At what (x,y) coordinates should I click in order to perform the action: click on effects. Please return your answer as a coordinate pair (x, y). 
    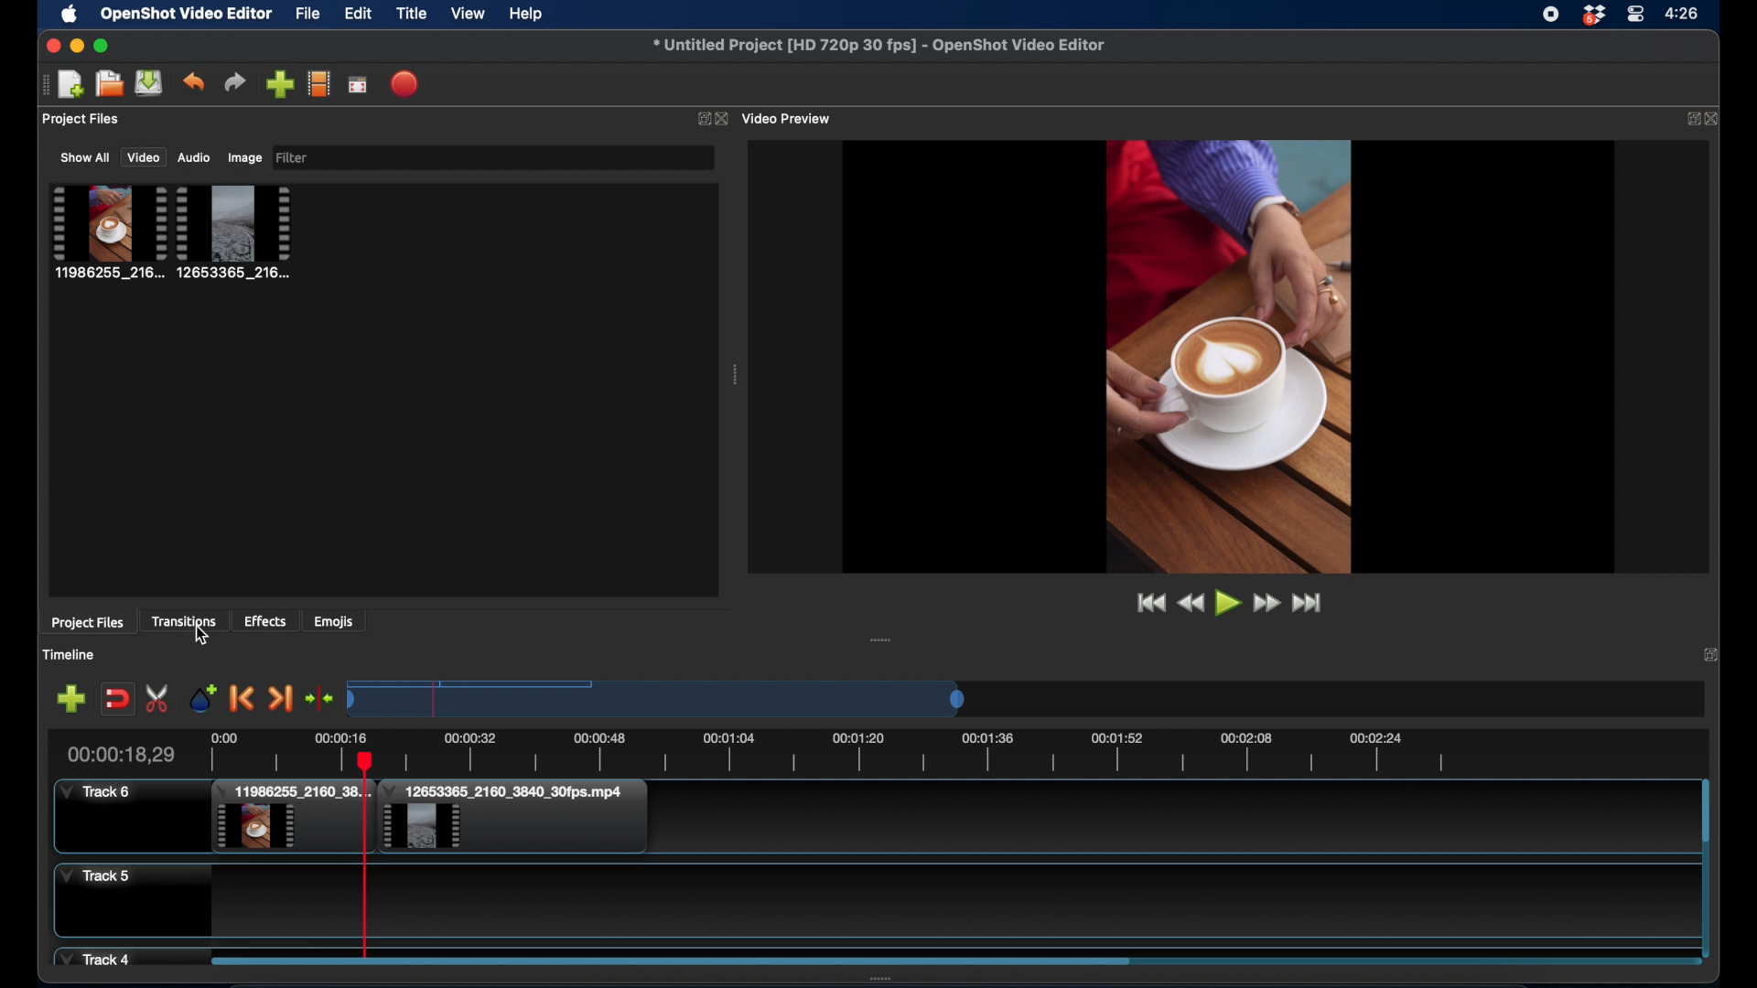
    Looking at the image, I should click on (266, 621).